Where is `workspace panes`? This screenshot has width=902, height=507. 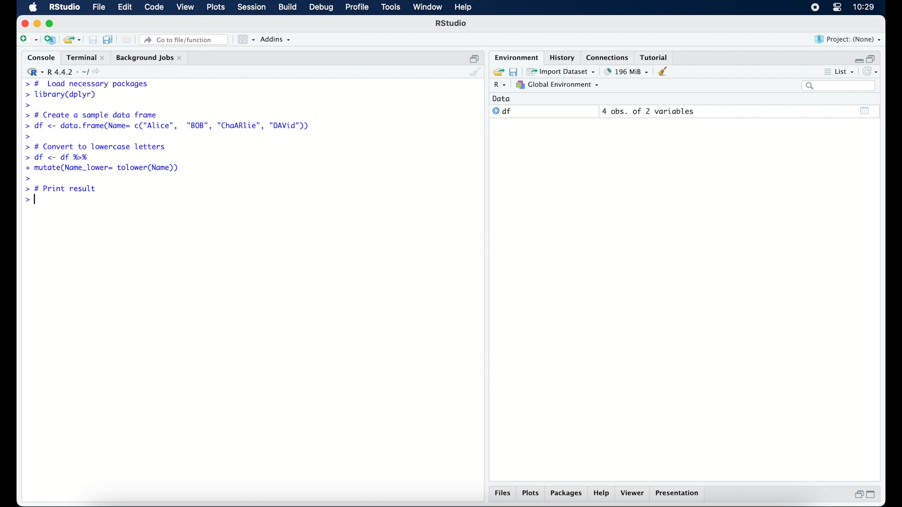
workspace panes is located at coordinates (245, 39).